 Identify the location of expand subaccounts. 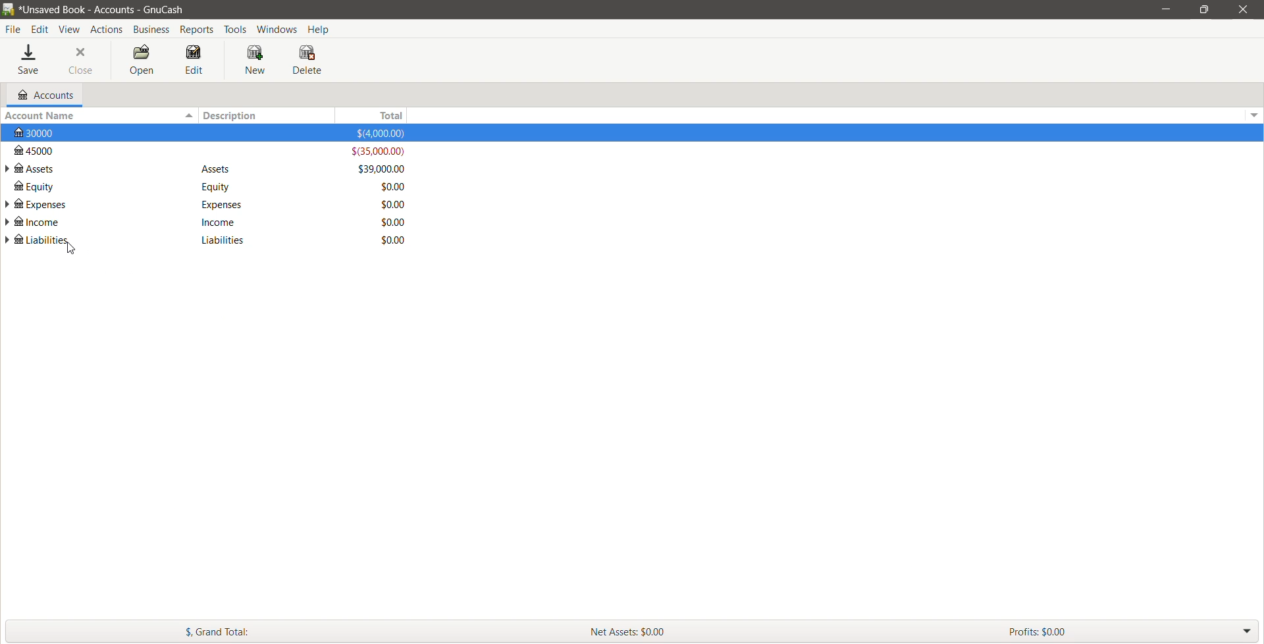
(8, 240).